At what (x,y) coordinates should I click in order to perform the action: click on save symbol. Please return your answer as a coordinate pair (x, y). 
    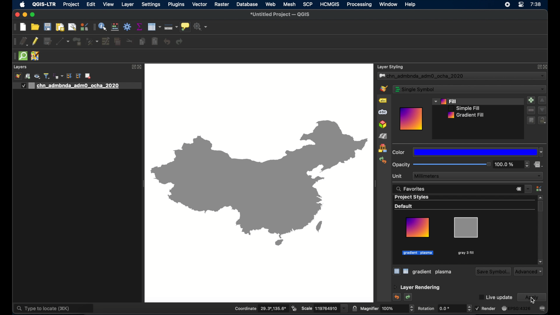
    Looking at the image, I should click on (492, 272).